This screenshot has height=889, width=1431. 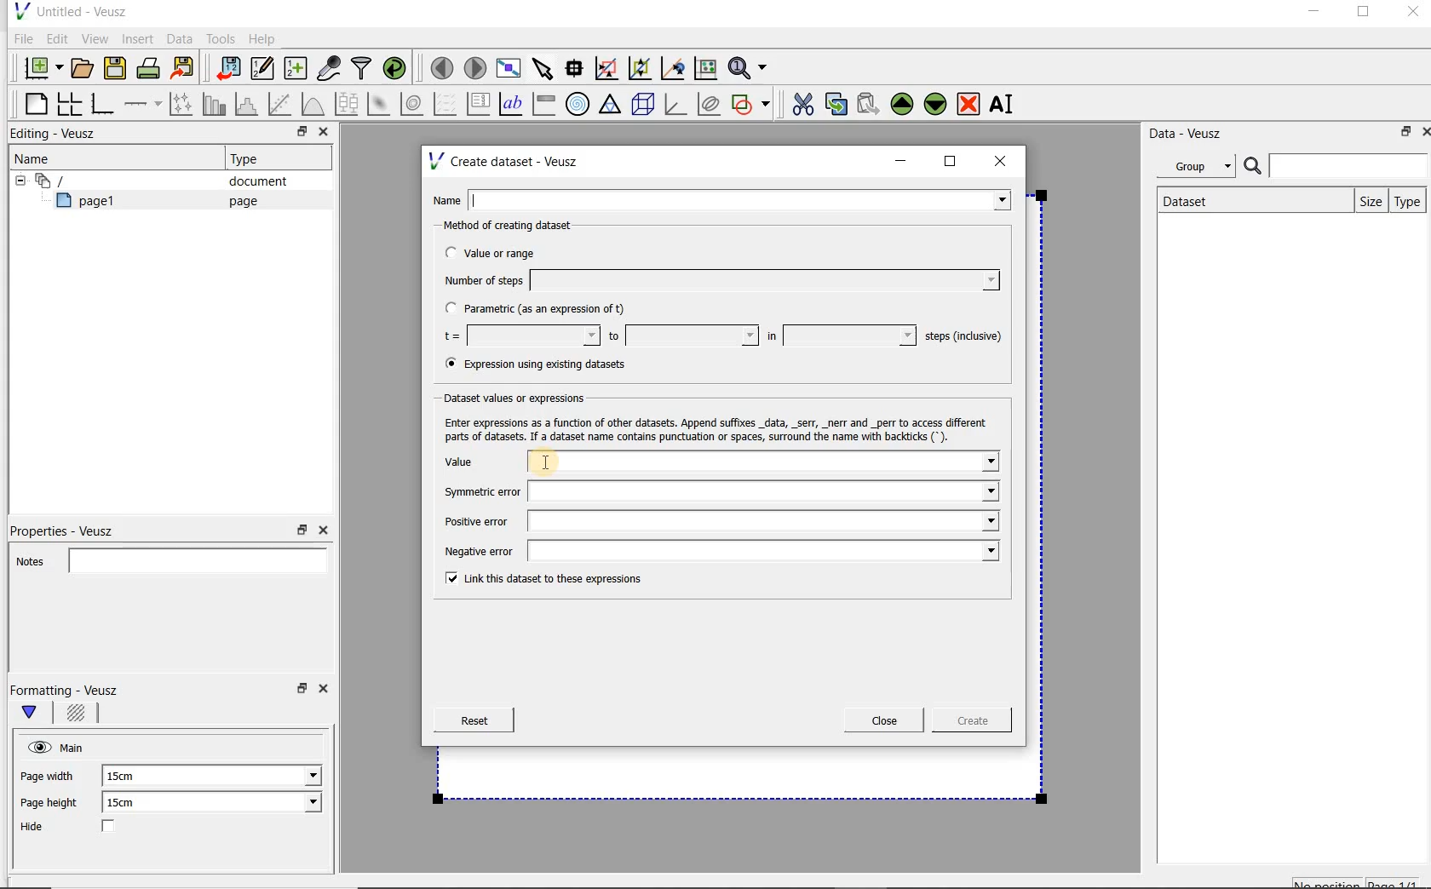 What do you see at coordinates (548, 364) in the screenshot?
I see `(® Expression using existing datasets` at bounding box center [548, 364].